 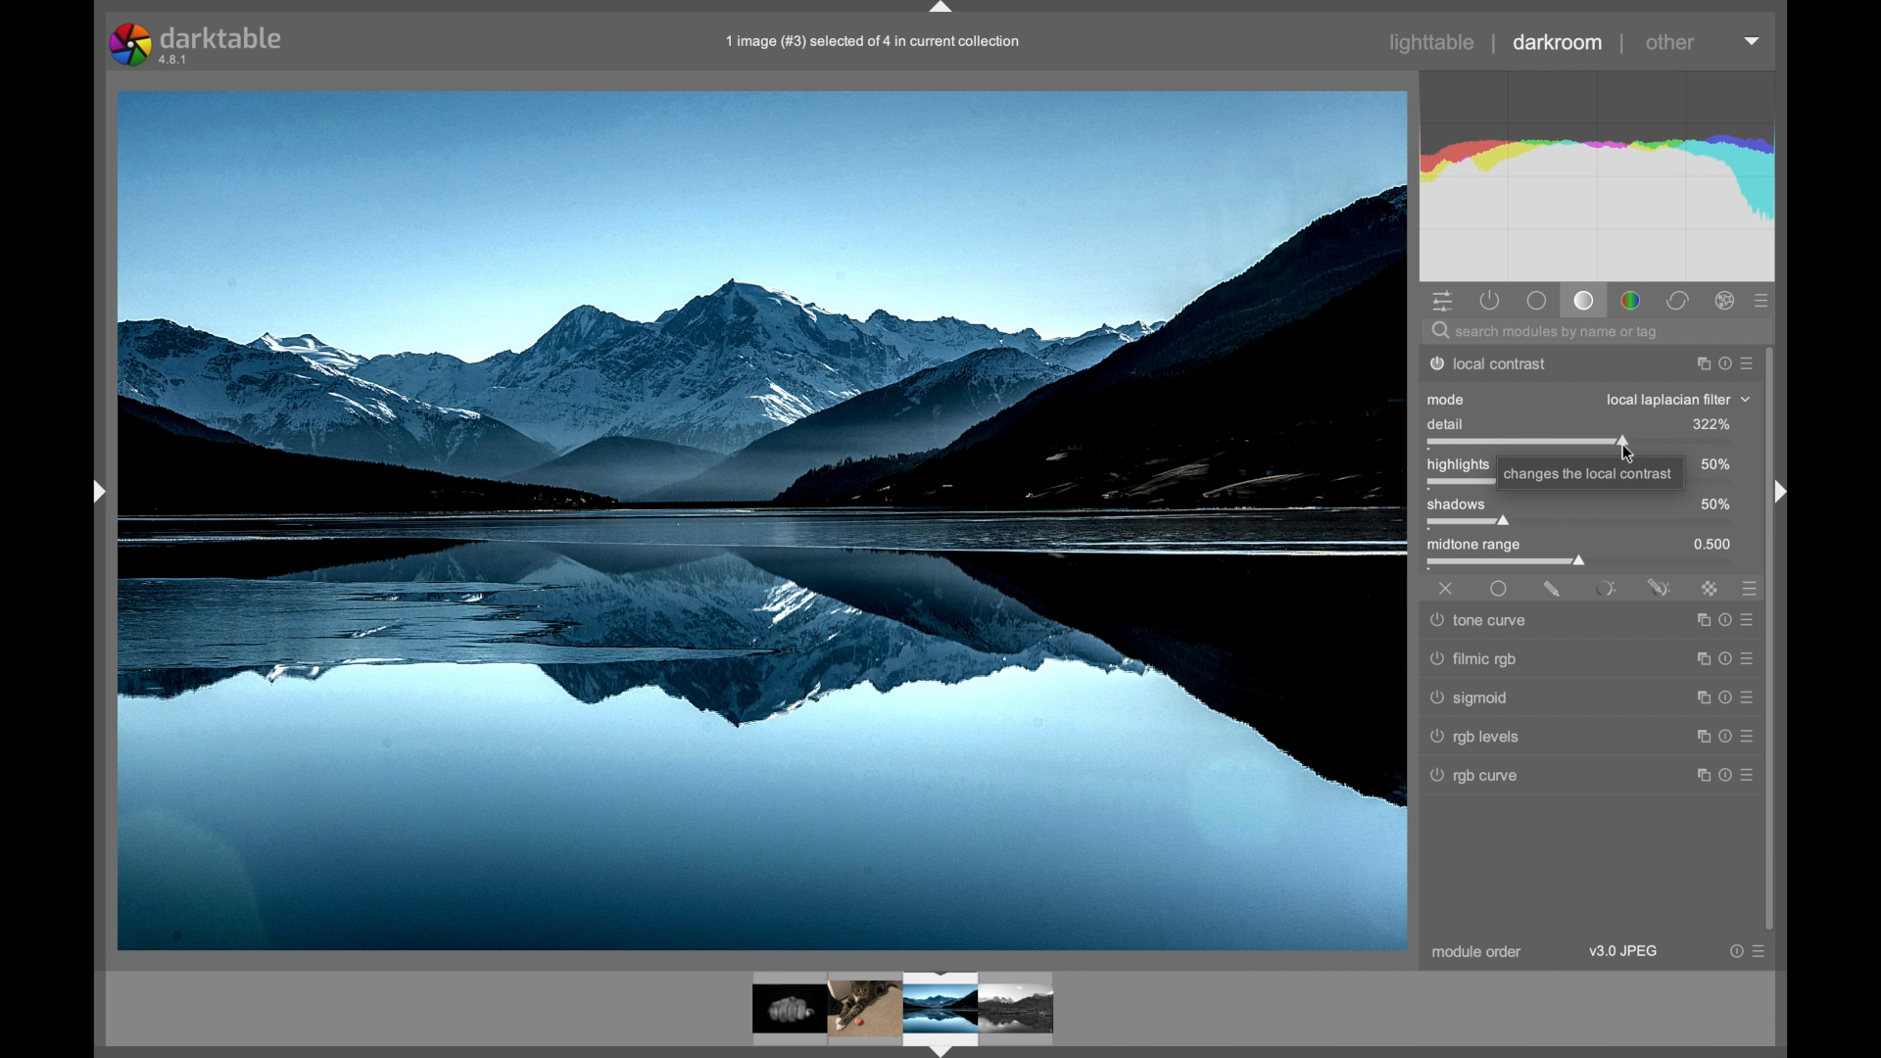 What do you see at coordinates (1750, 951) in the screenshot?
I see `more options` at bounding box center [1750, 951].